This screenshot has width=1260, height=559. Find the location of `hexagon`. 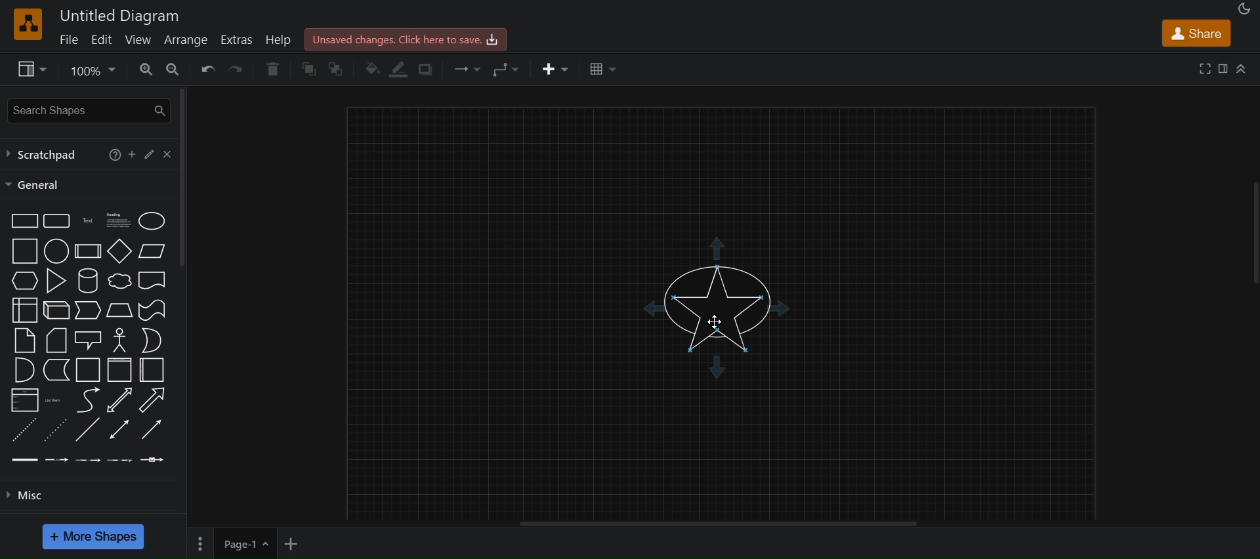

hexagon is located at coordinates (26, 279).